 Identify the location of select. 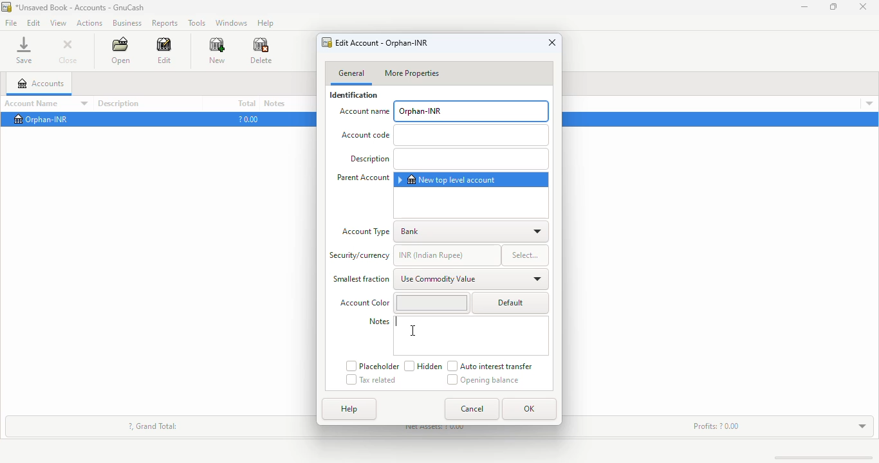
(524, 254).